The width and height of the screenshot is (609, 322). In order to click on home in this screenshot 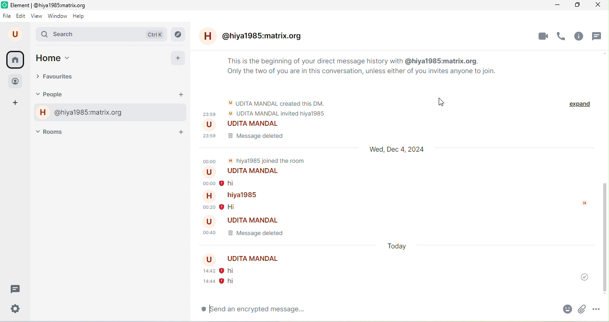, I will do `click(63, 59)`.